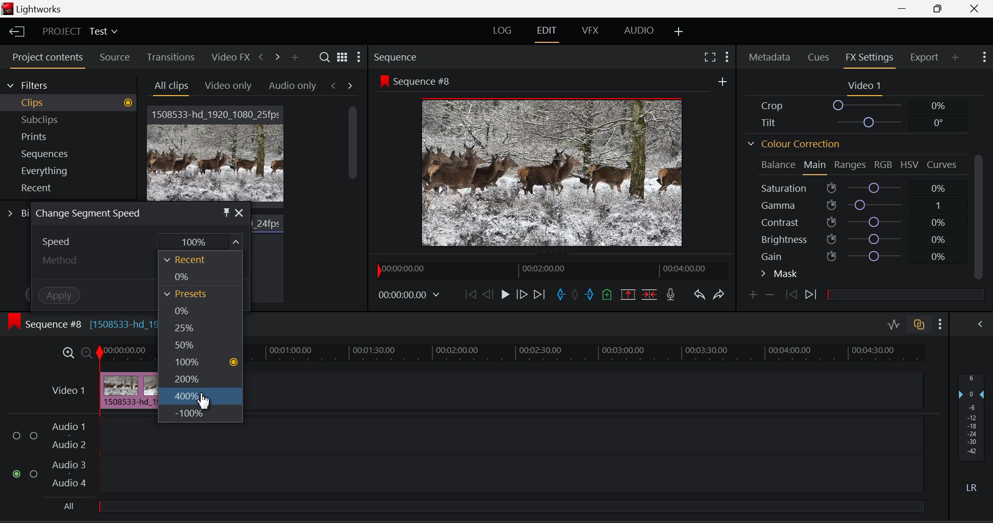 This screenshot has width=993, height=523. I want to click on Decibel Level, so click(973, 417).